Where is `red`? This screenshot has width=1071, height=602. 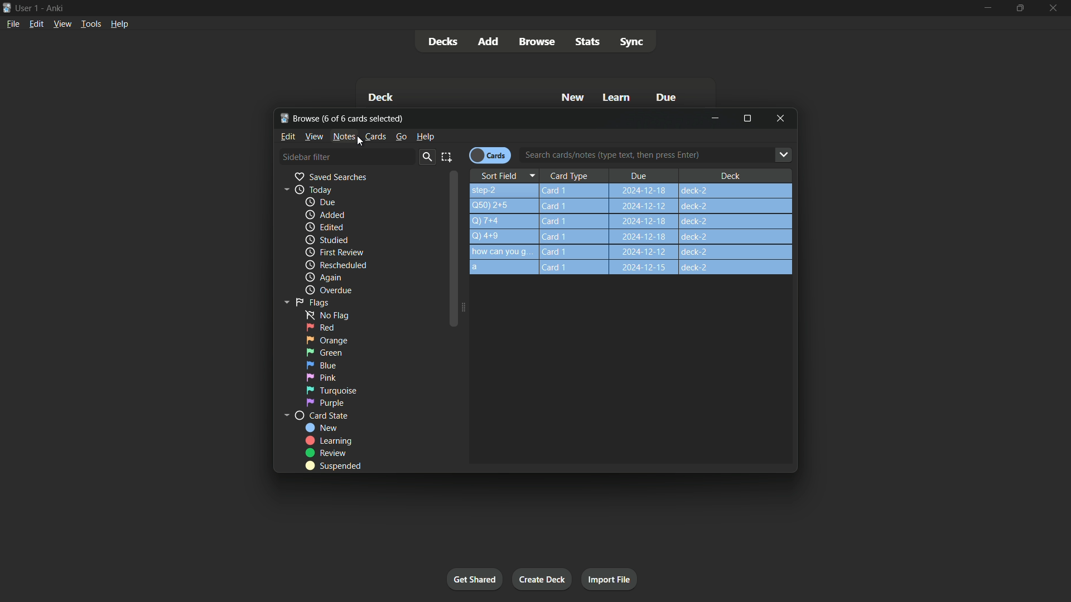 red is located at coordinates (320, 328).